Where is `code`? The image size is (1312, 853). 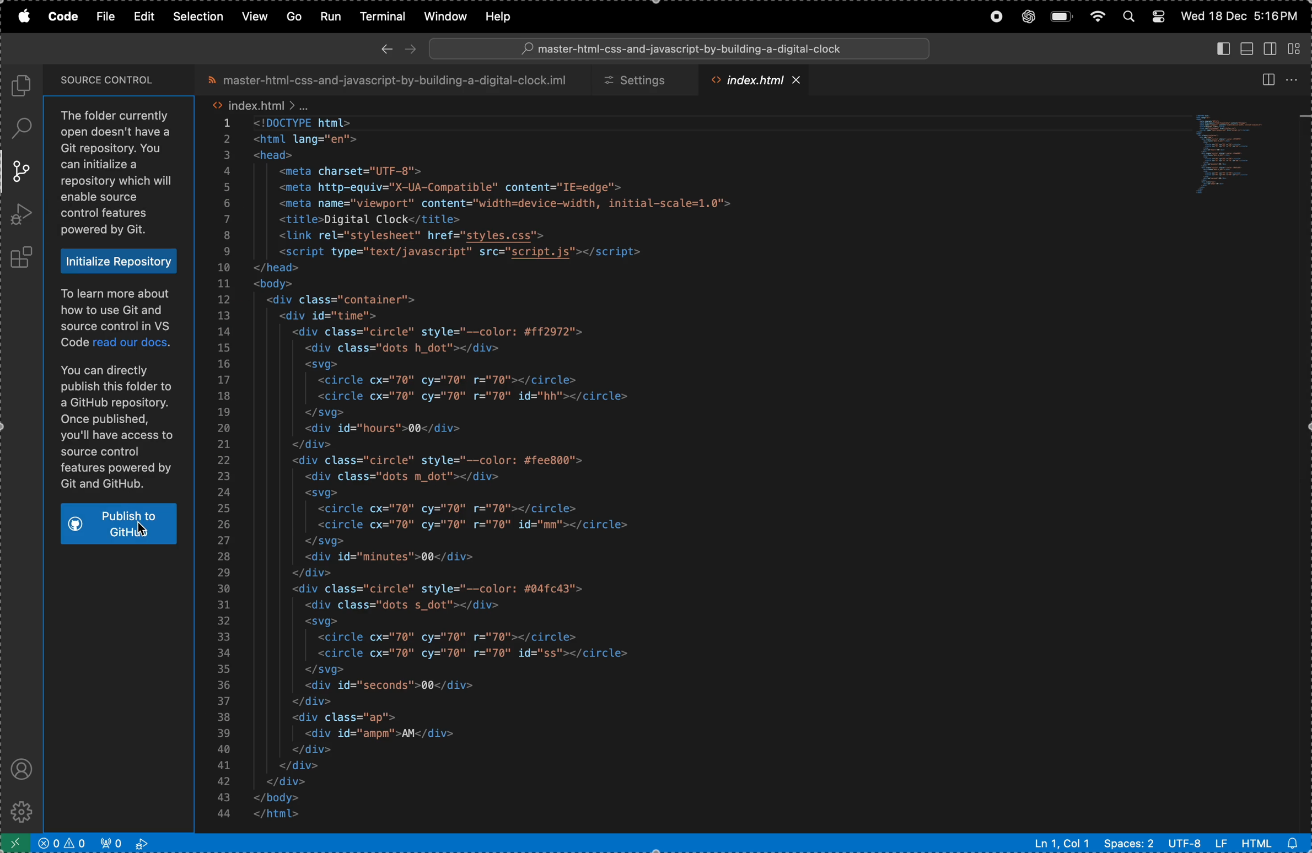 code is located at coordinates (65, 17).